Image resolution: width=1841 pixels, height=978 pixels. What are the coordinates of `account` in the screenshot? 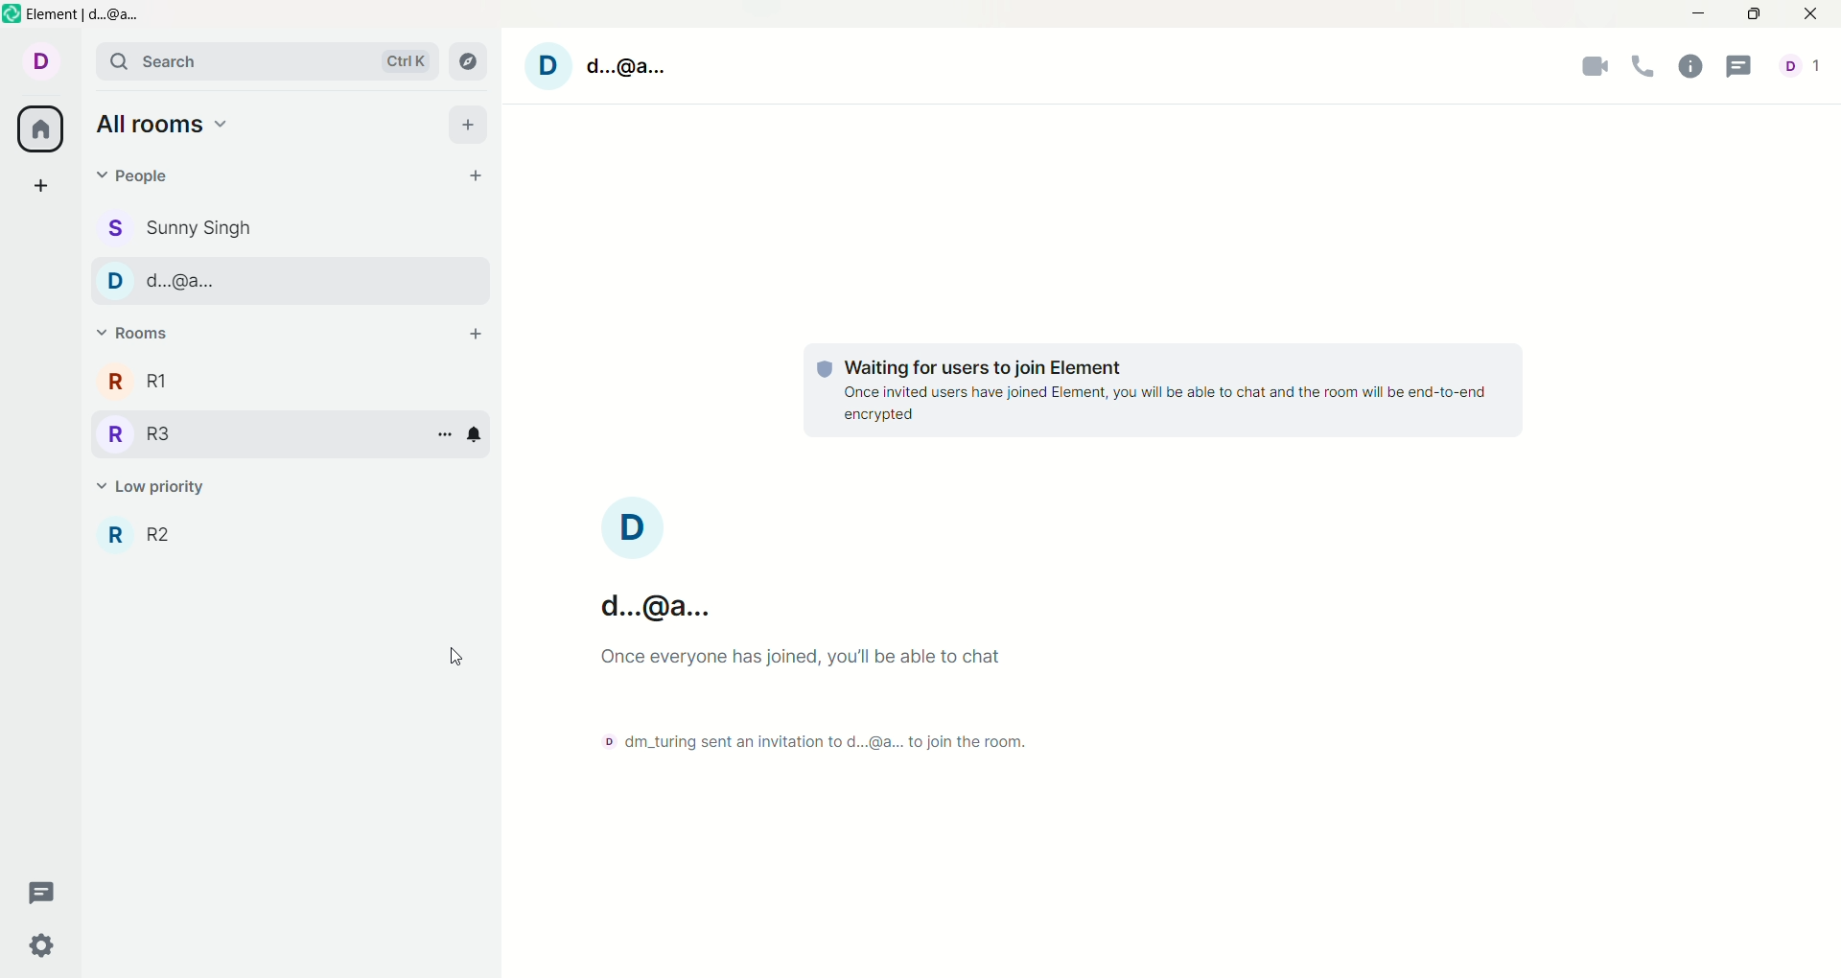 It's located at (1800, 68).